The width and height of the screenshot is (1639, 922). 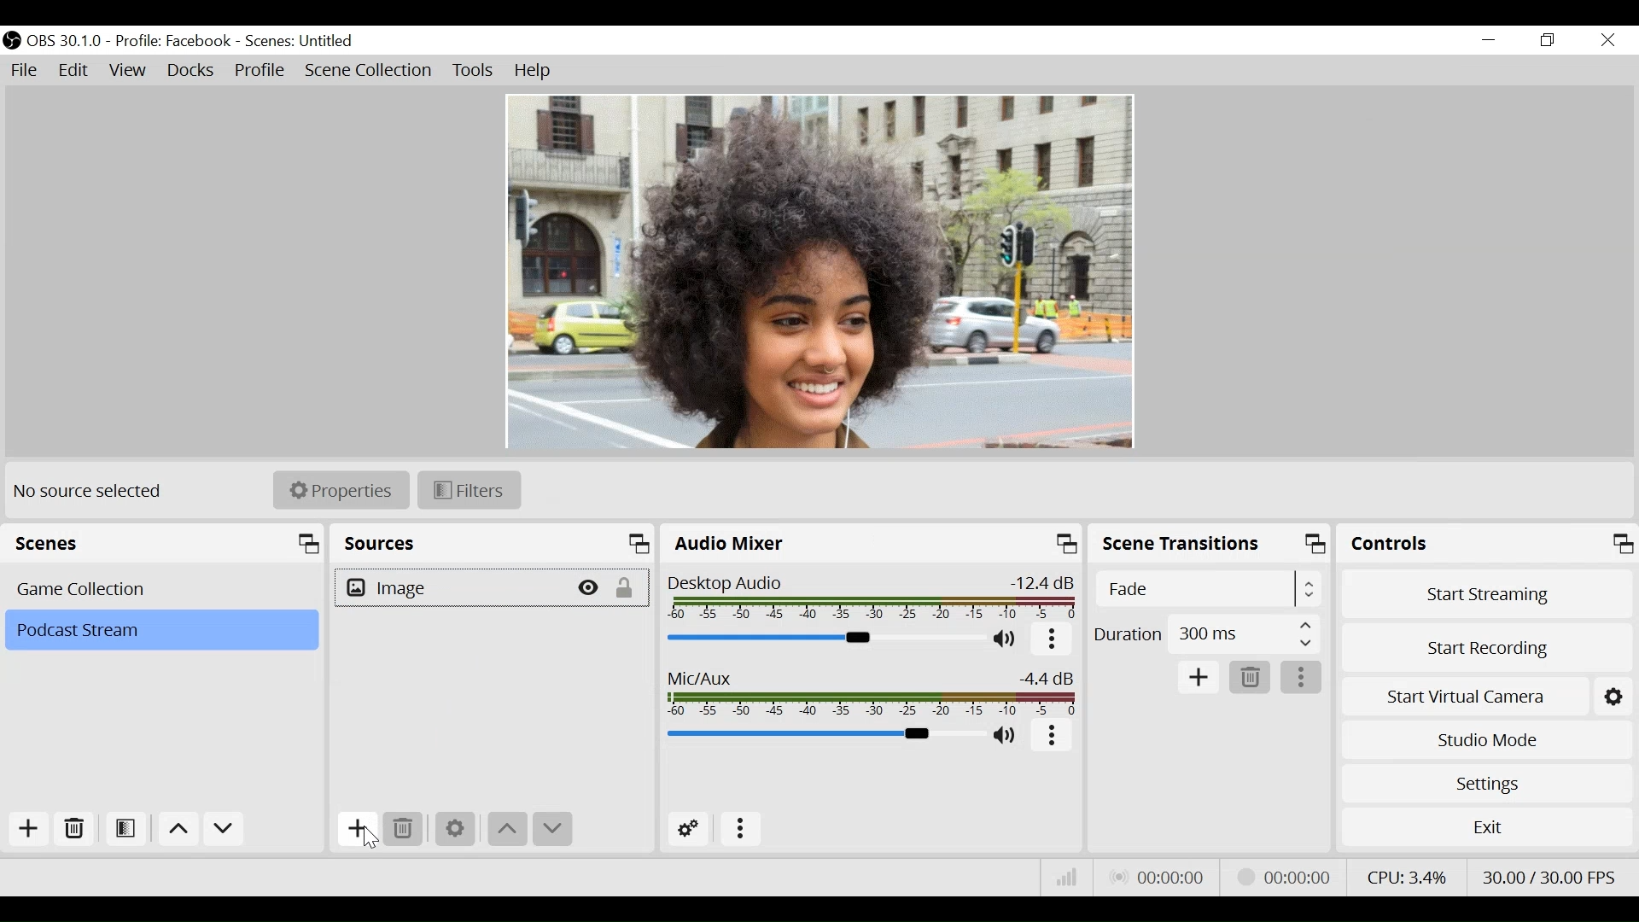 I want to click on More options, so click(x=1053, y=640).